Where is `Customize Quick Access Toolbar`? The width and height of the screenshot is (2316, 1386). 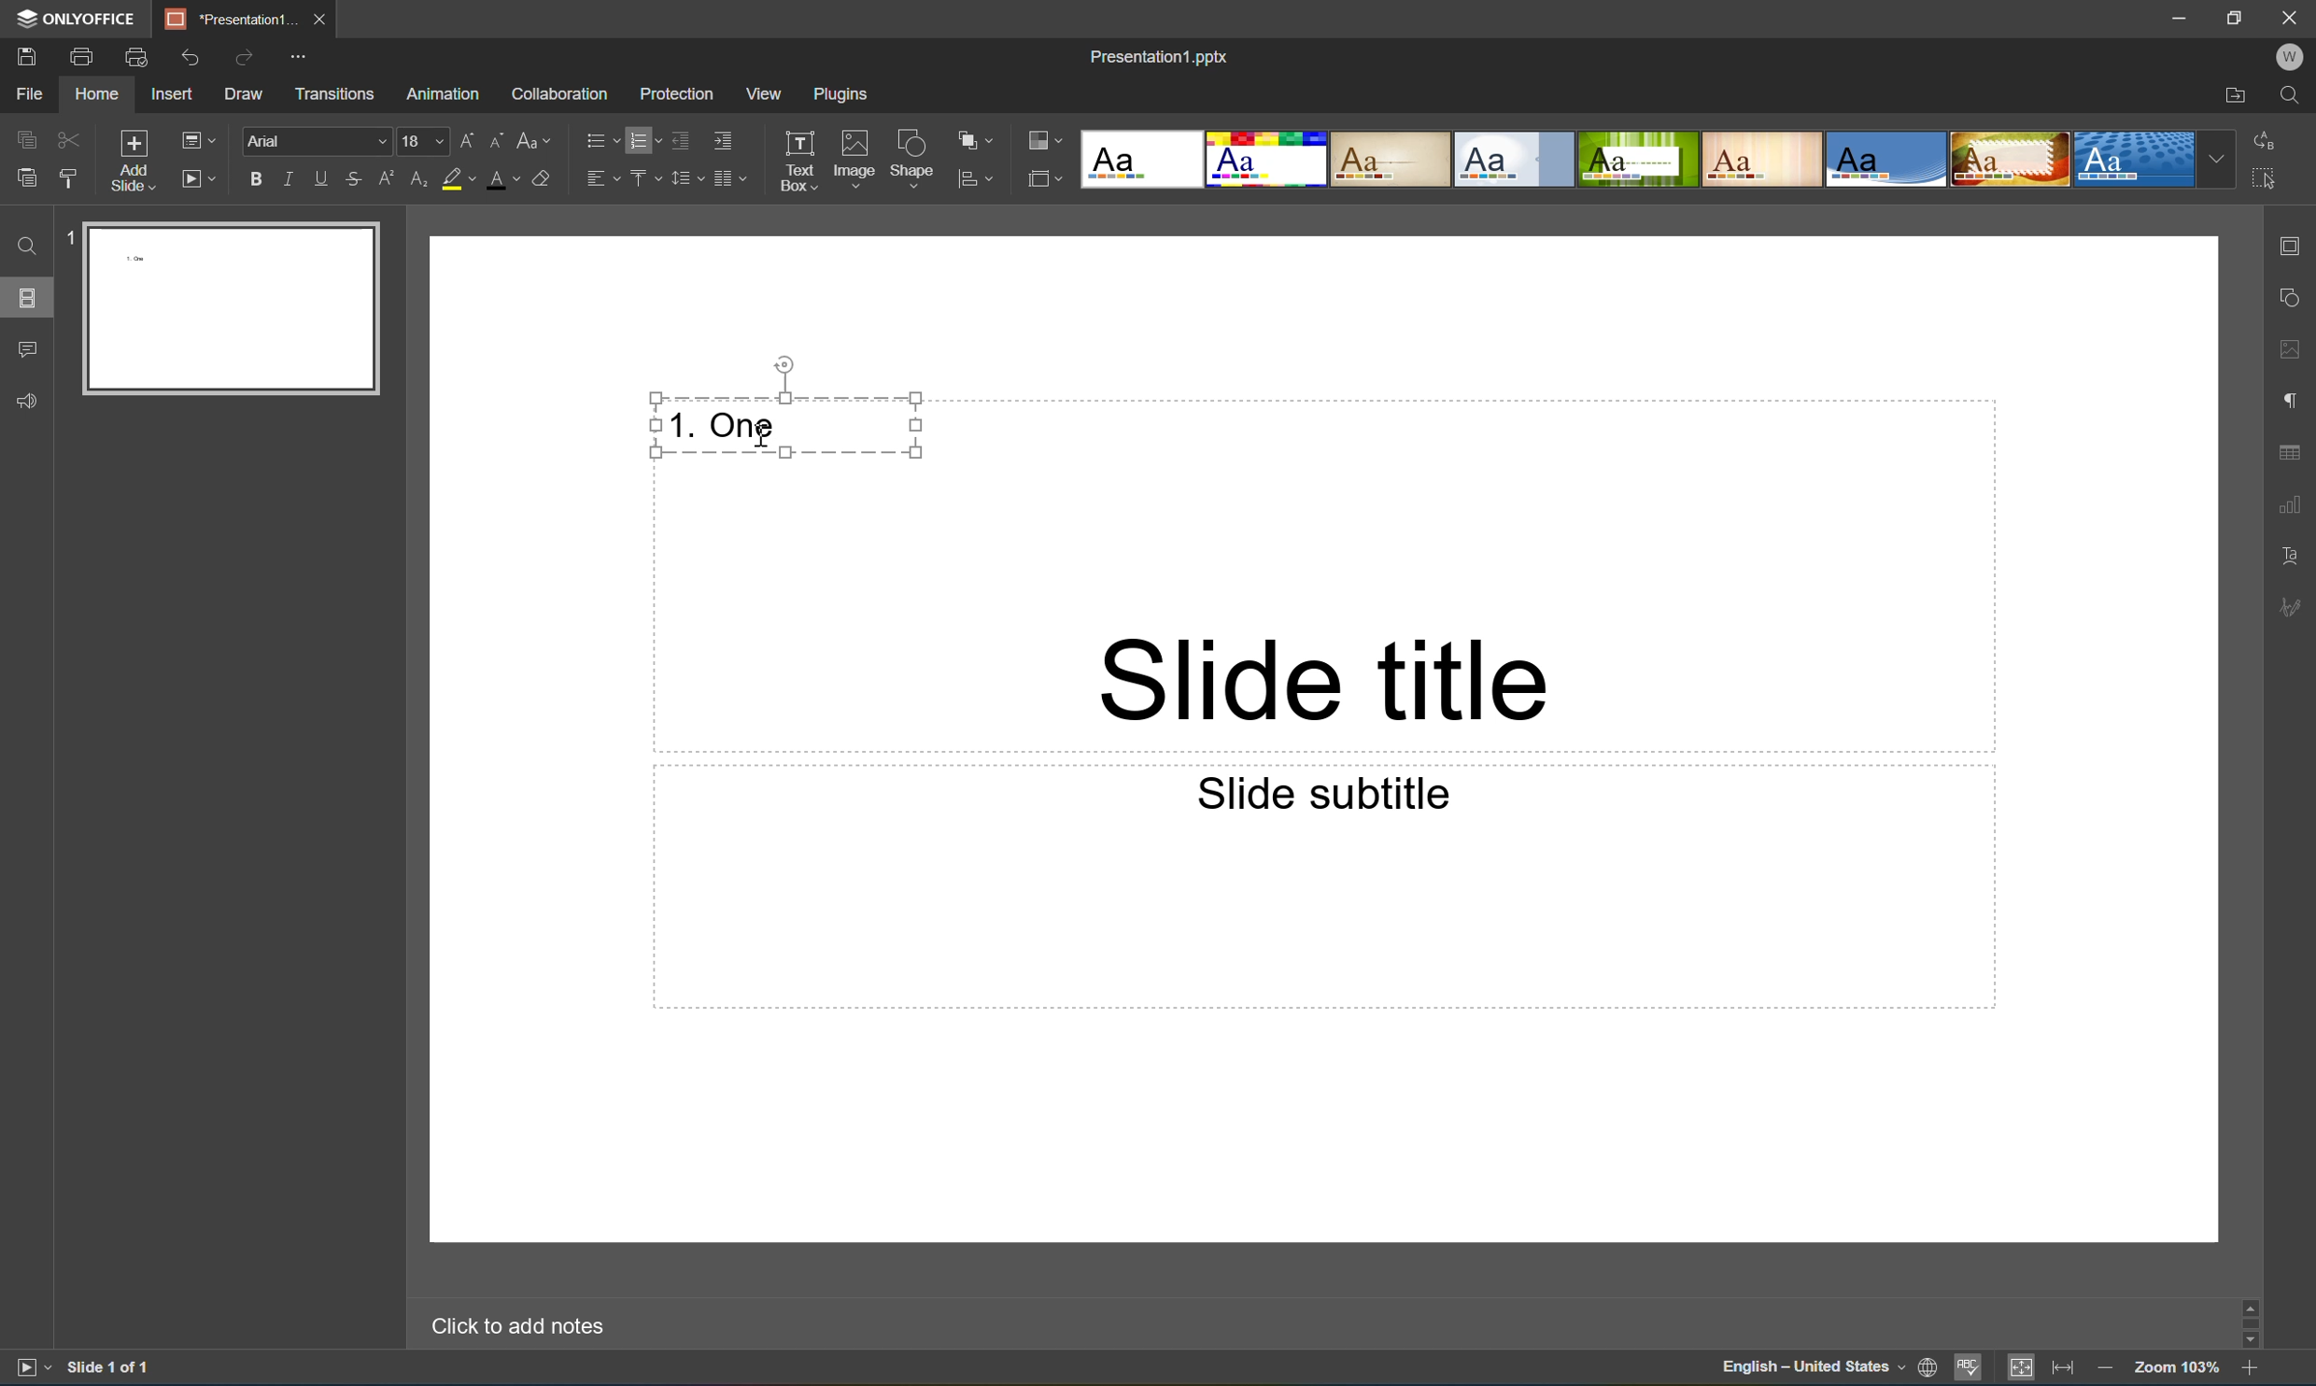 Customize Quick Access Toolbar is located at coordinates (299, 57).